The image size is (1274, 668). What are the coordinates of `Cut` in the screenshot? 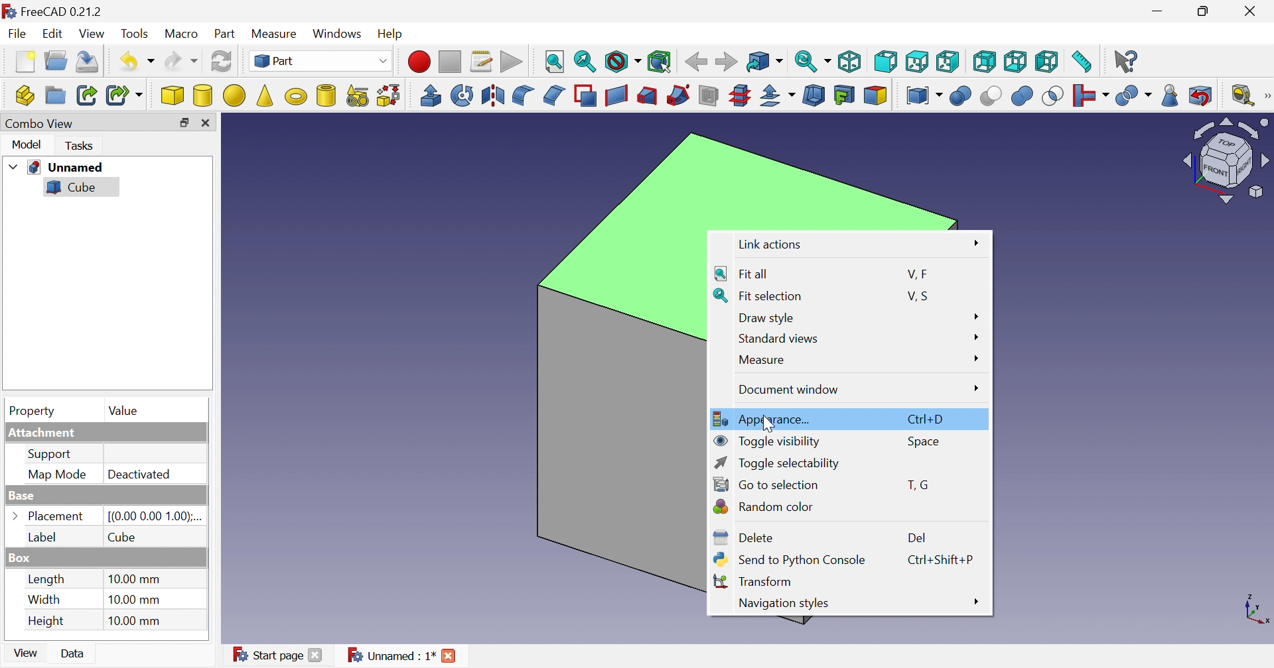 It's located at (993, 97).